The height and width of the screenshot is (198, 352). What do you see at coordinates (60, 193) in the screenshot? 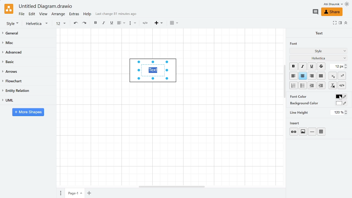
I see `Pages` at bounding box center [60, 193].